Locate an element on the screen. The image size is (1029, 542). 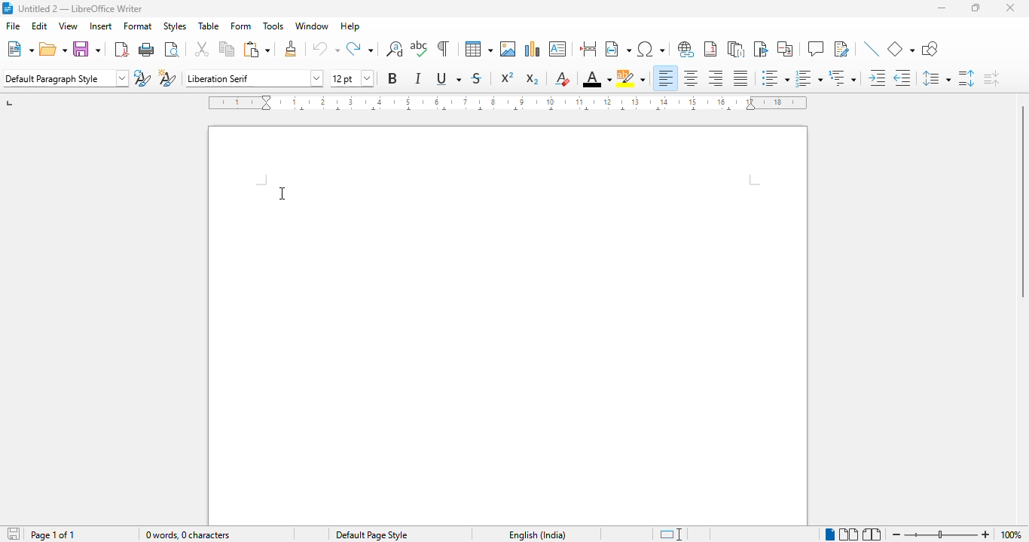
spelling is located at coordinates (420, 48).